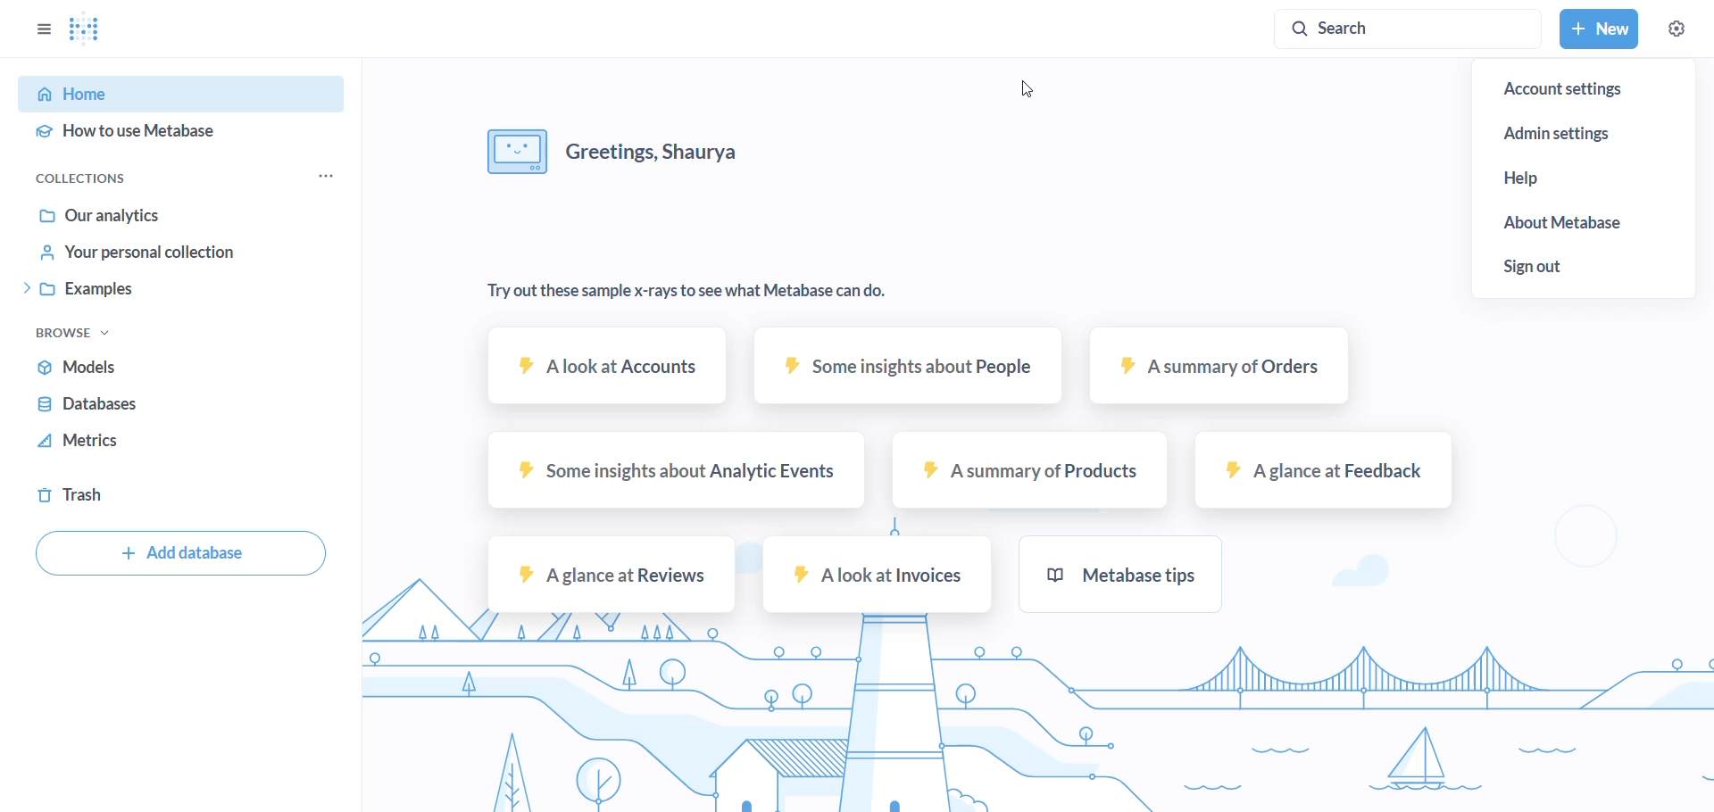 Image resolution: width=1714 pixels, height=812 pixels. I want to click on search button, so click(1395, 29).